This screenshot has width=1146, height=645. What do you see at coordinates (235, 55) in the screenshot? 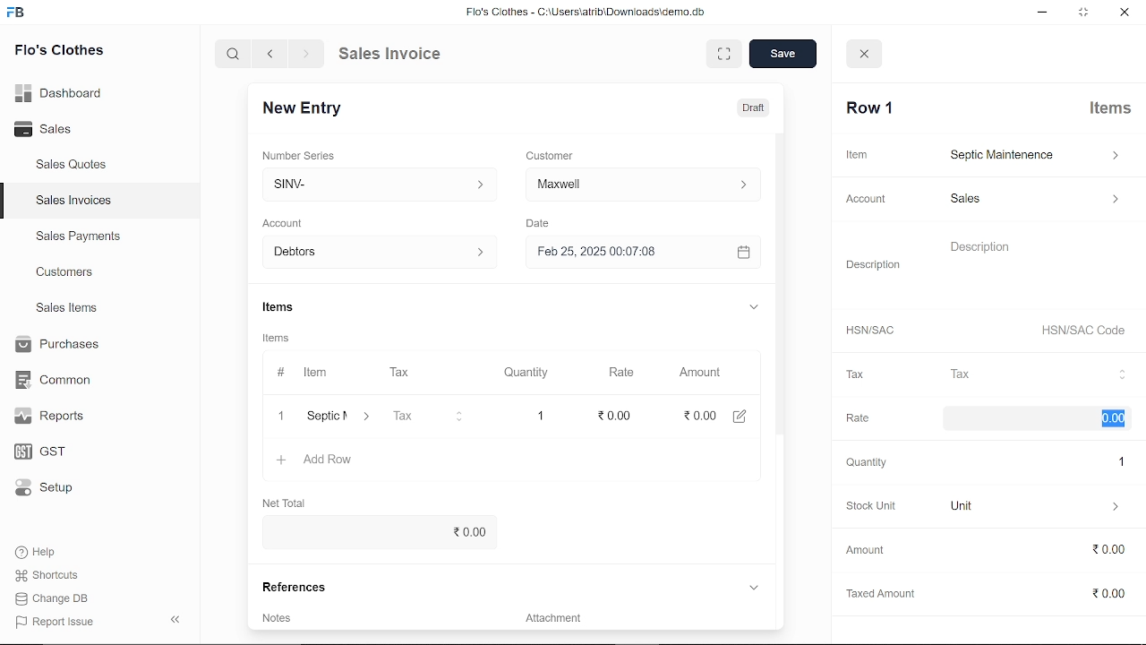
I see `search` at bounding box center [235, 55].